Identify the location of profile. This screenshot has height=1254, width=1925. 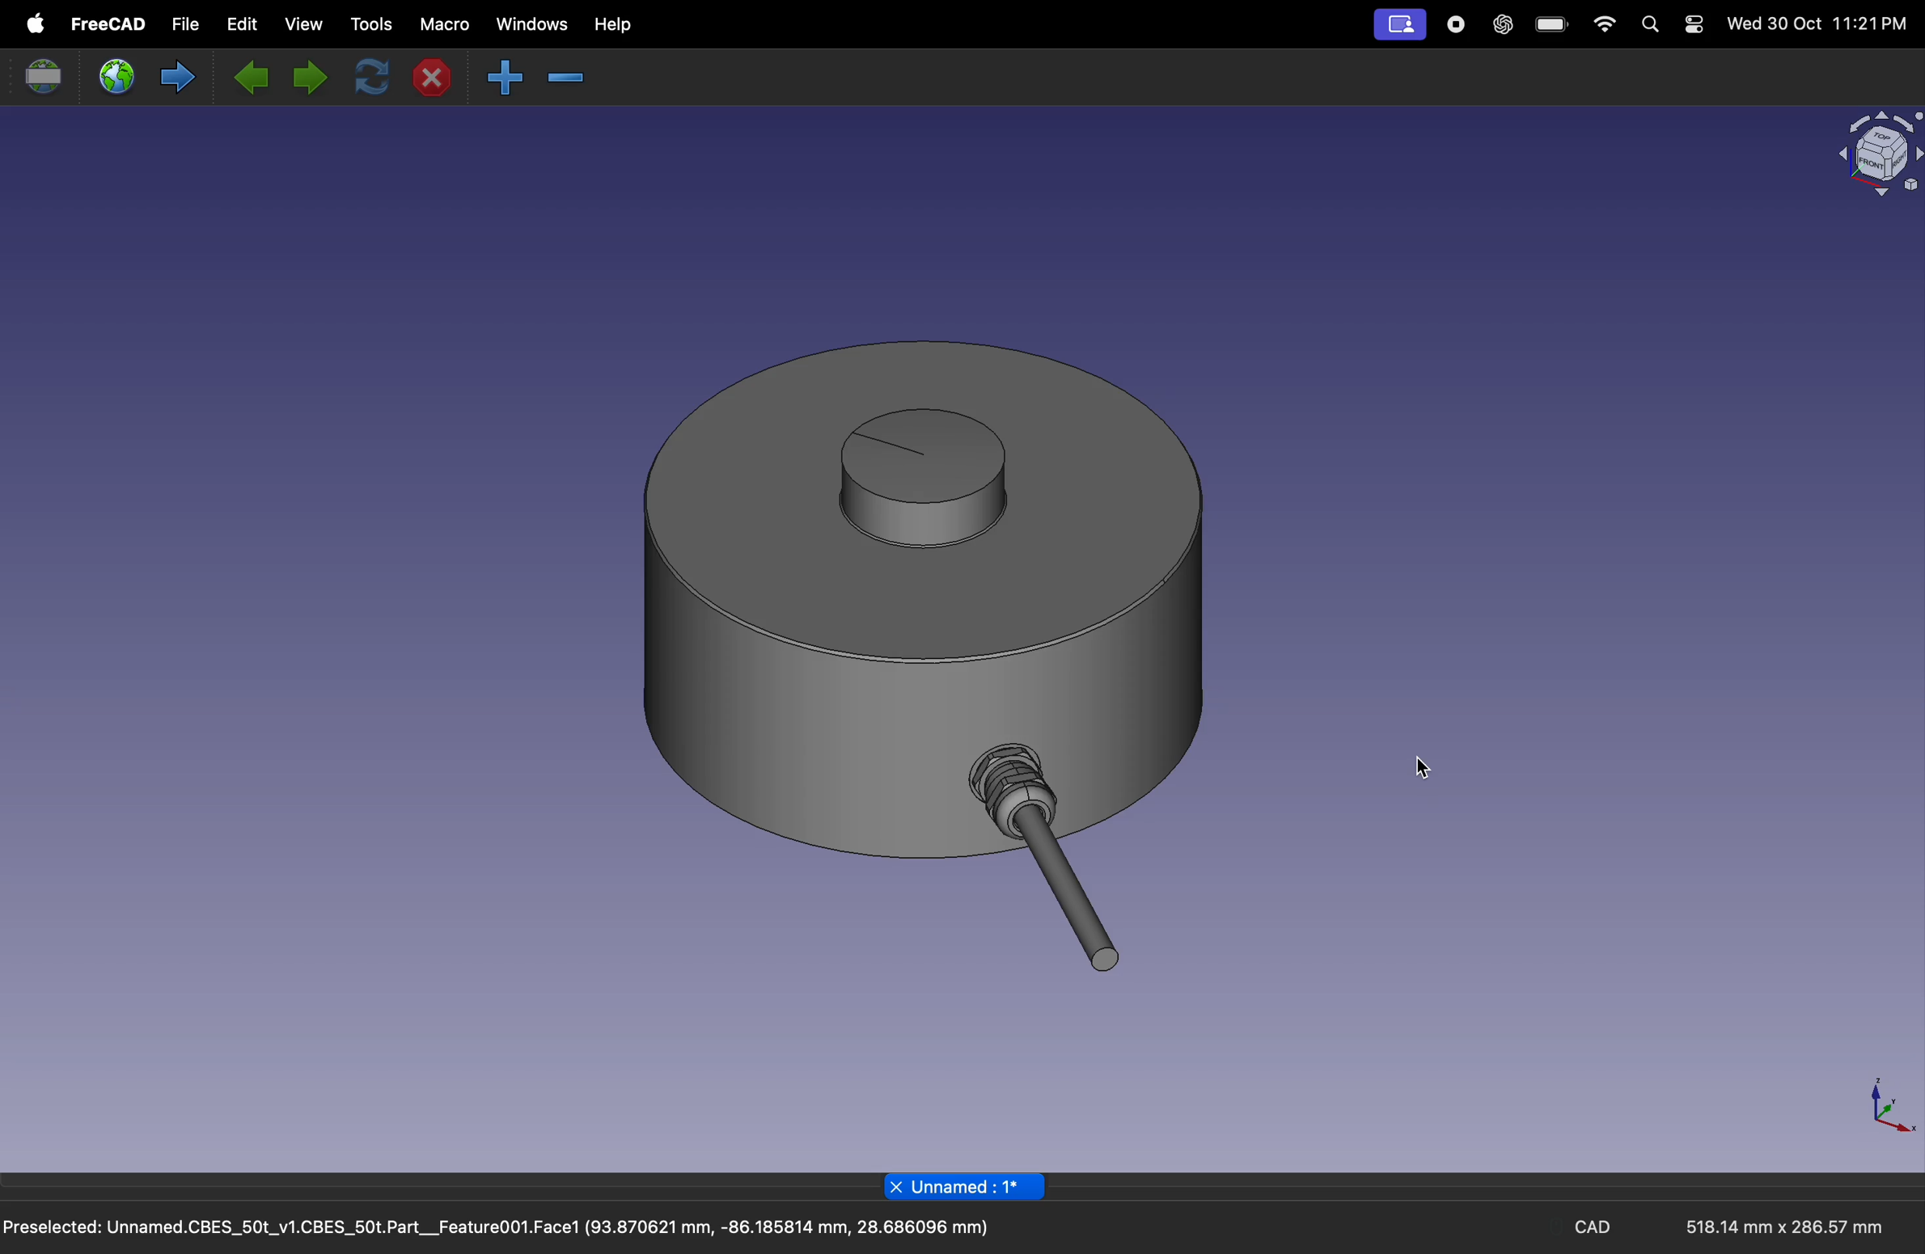
(1401, 26).